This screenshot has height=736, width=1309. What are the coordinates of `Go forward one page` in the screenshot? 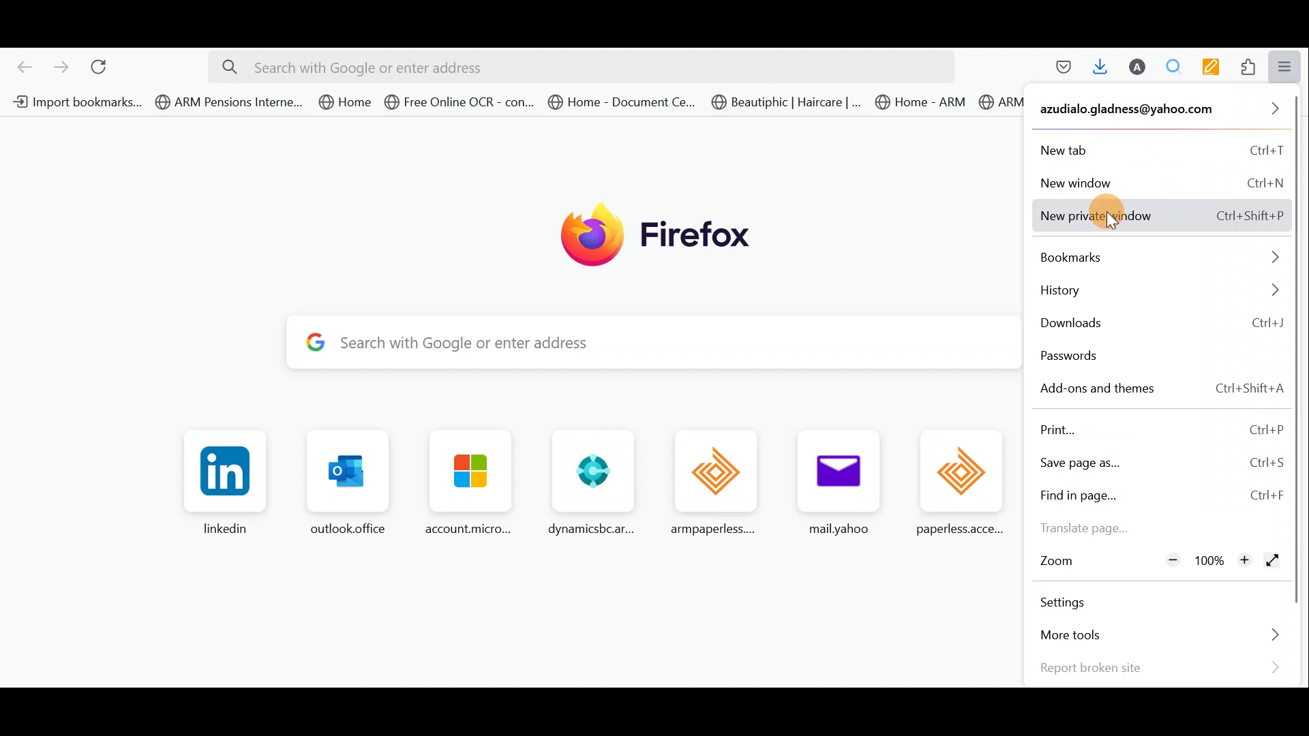 It's located at (61, 66).